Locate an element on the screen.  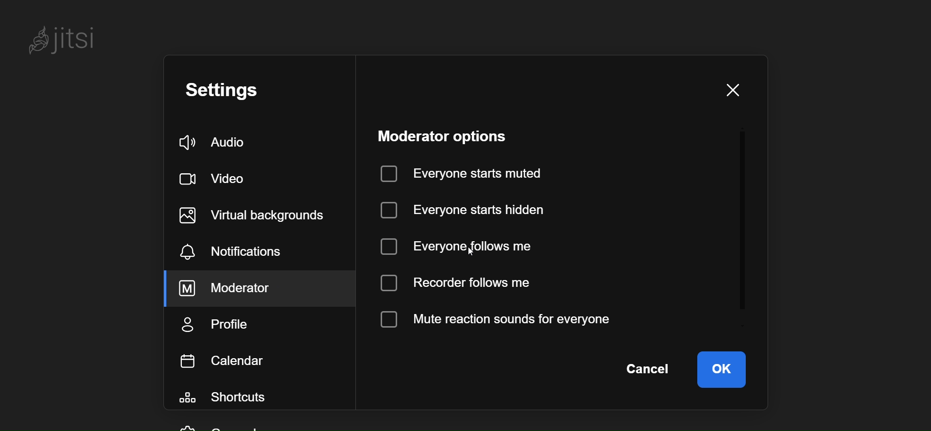
logo is located at coordinates (63, 37).